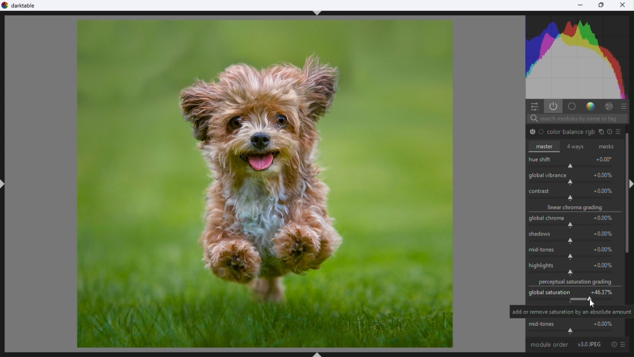 This screenshot has width=634, height=357. Describe the element at coordinates (550, 346) in the screenshot. I see `Module order` at that location.